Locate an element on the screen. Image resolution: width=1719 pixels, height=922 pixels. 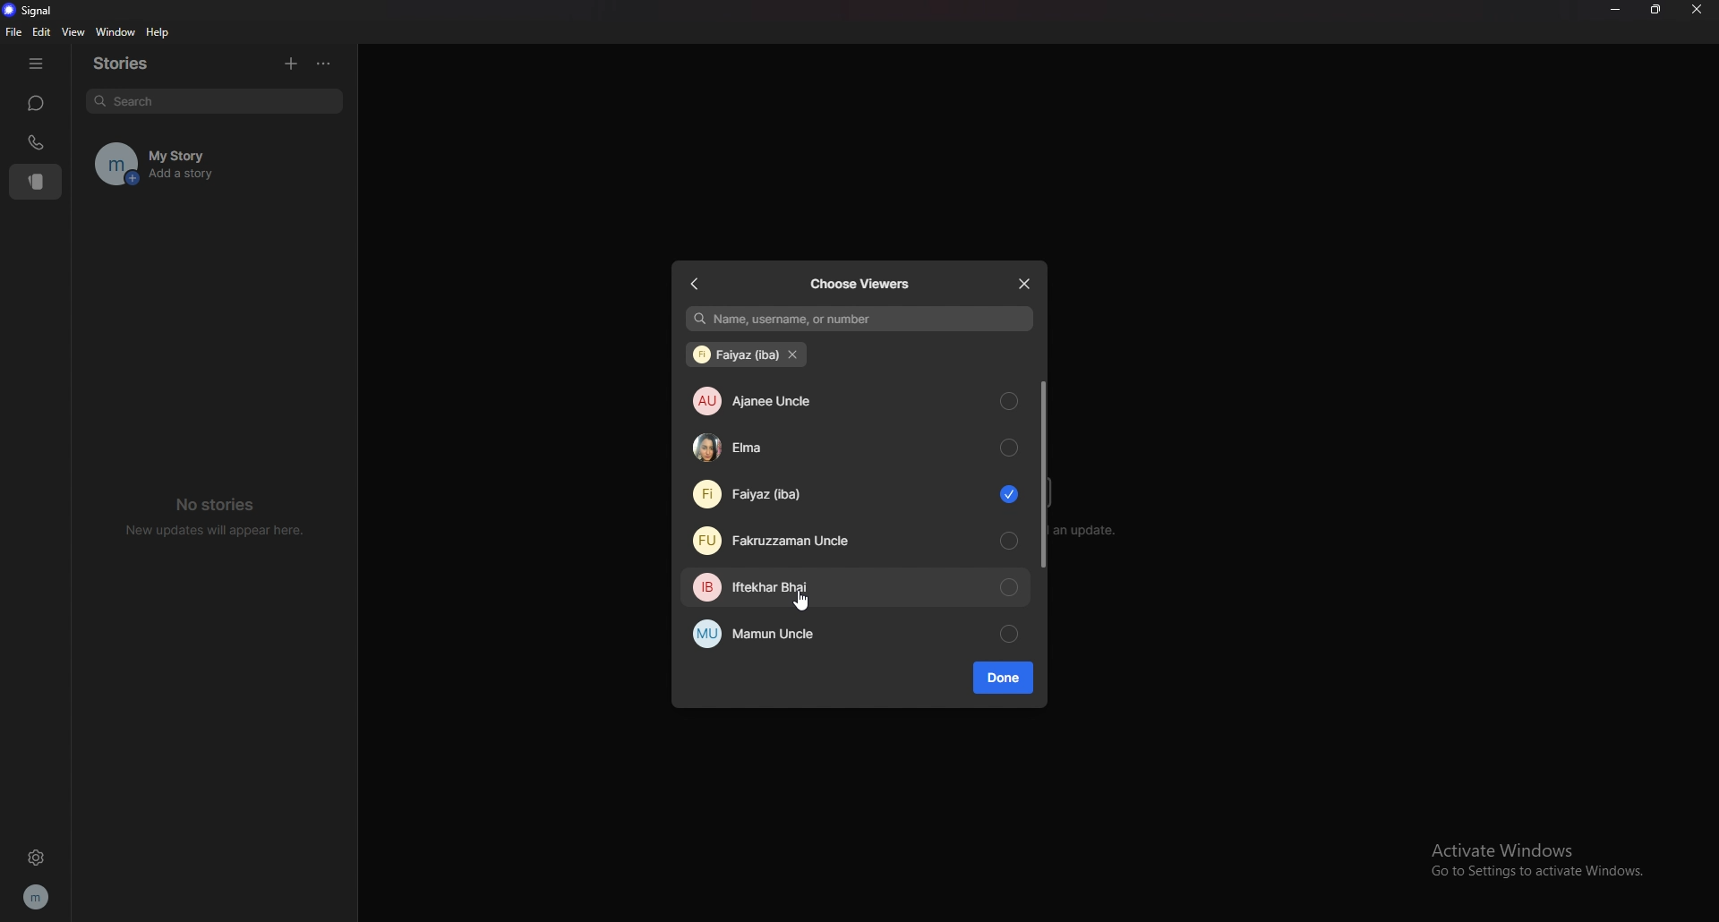
no stories new updates will appear here is located at coordinates (211, 517).